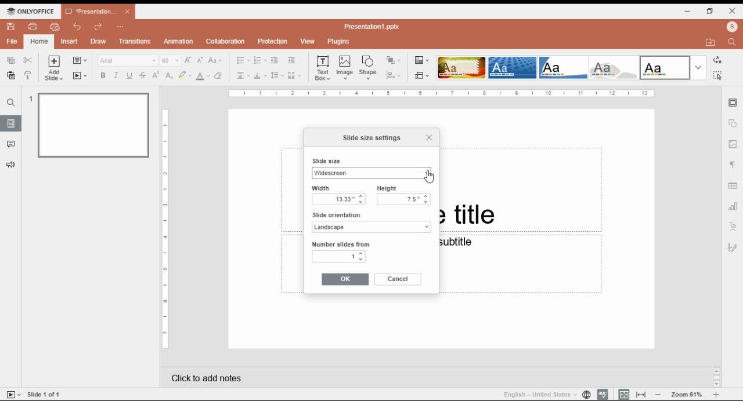 The width and height of the screenshot is (743, 401). I want to click on number slide from, so click(341, 244).